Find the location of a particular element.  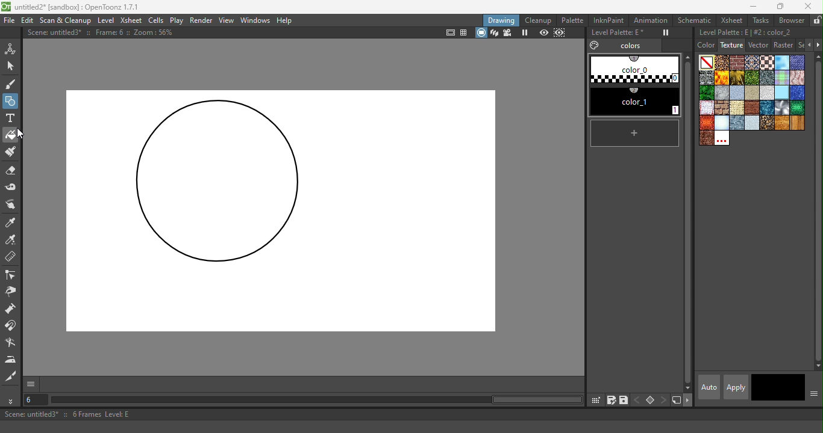

Level Palette: E is located at coordinates (615, 33).